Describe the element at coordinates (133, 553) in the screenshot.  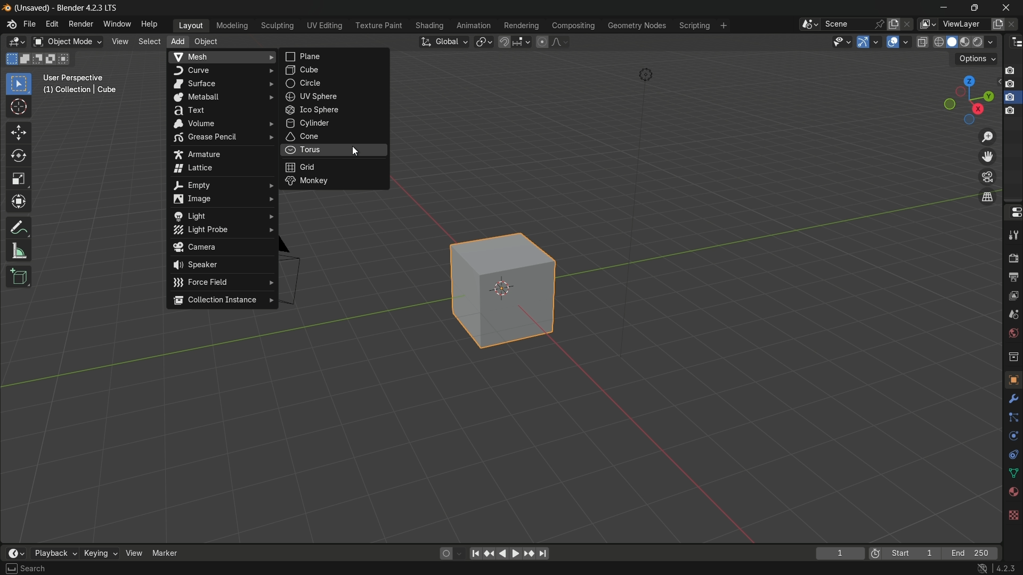
I see `view` at that location.